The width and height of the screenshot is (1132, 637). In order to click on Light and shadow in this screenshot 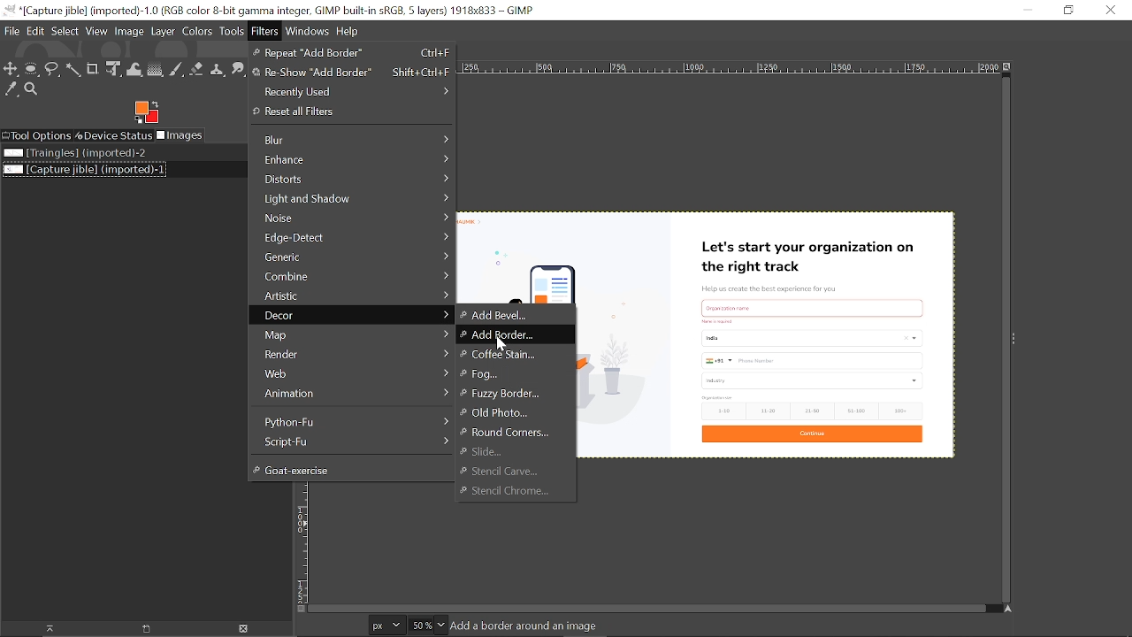, I will do `click(356, 198)`.